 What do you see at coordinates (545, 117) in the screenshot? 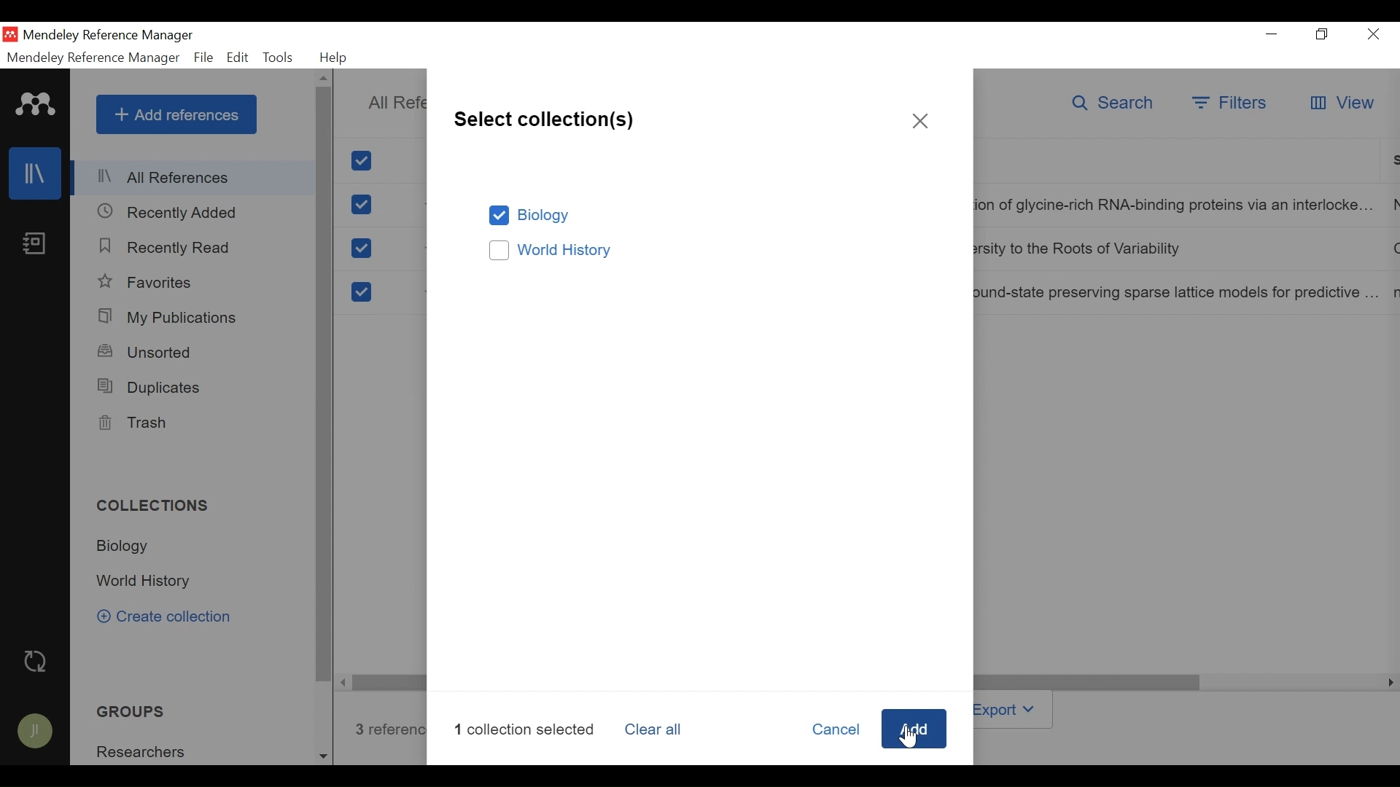
I see `Select Collection(s)` at bounding box center [545, 117].